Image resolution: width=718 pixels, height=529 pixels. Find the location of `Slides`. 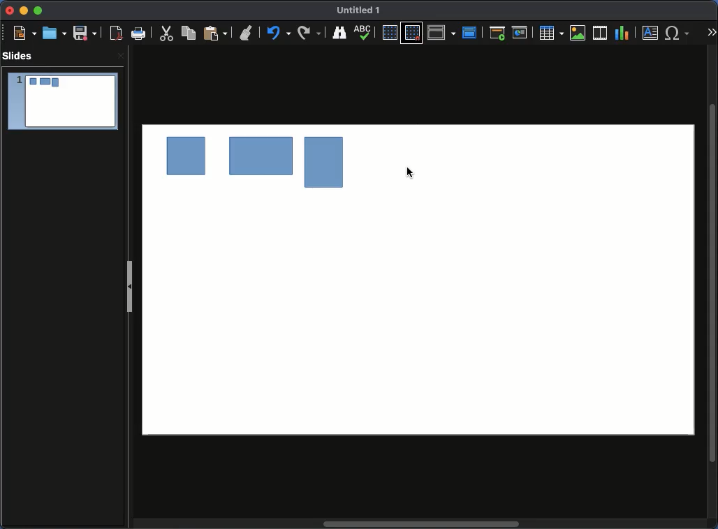

Slides is located at coordinates (19, 55).